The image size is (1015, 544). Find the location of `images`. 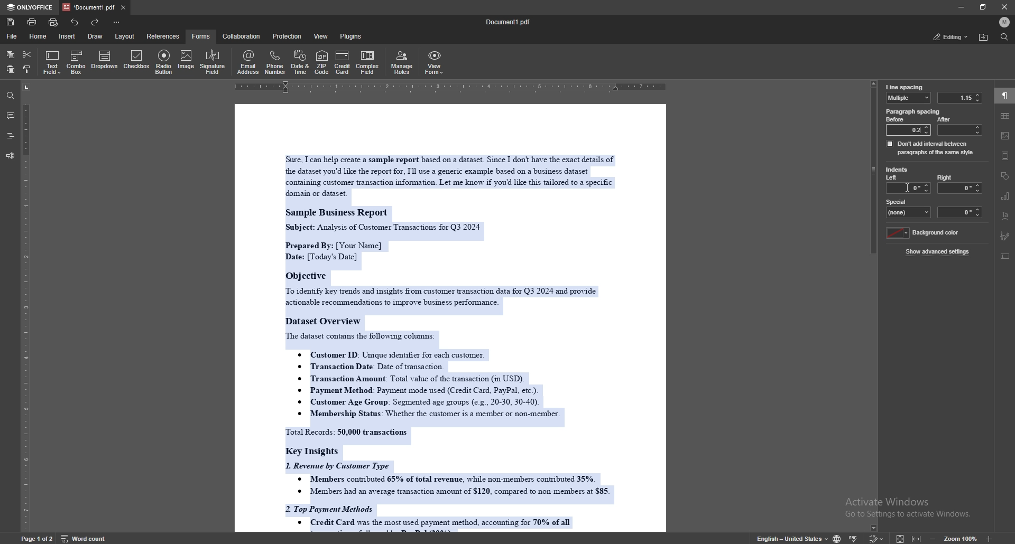

images is located at coordinates (1005, 136).